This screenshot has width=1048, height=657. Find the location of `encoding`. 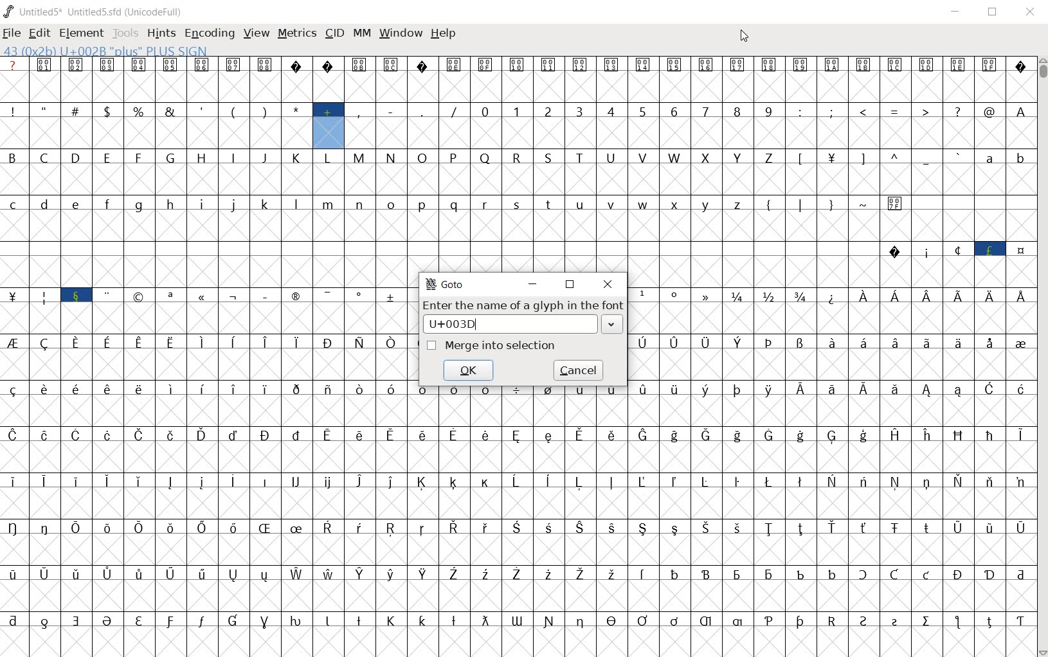

encoding is located at coordinates (207, 33).